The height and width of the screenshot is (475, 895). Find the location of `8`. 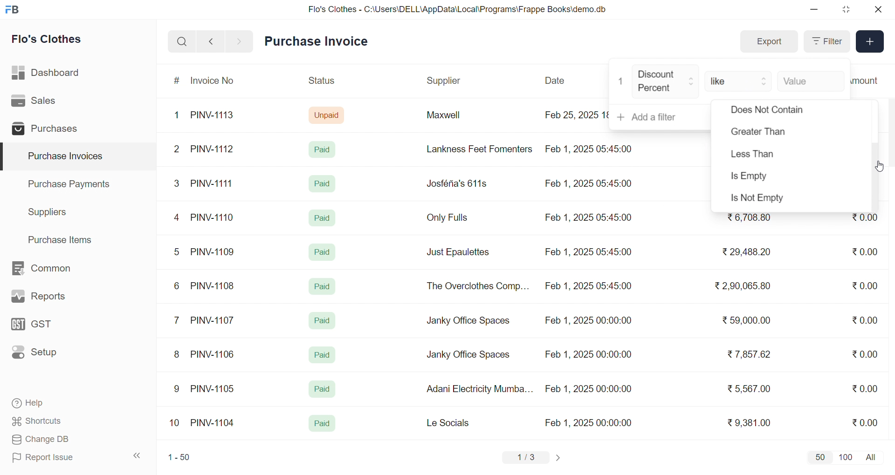

8 is located at coordinates (177, 355).